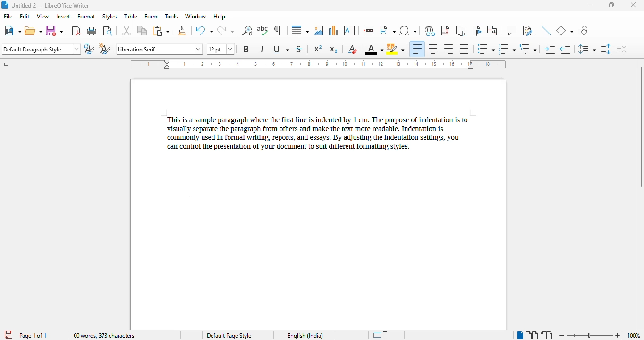 The width and height of the screenshot is (644, 340). What do you see at coordinates (76, 31) in the screenshot?
I see `export directly as PDF` at bounding box center [76, 31].